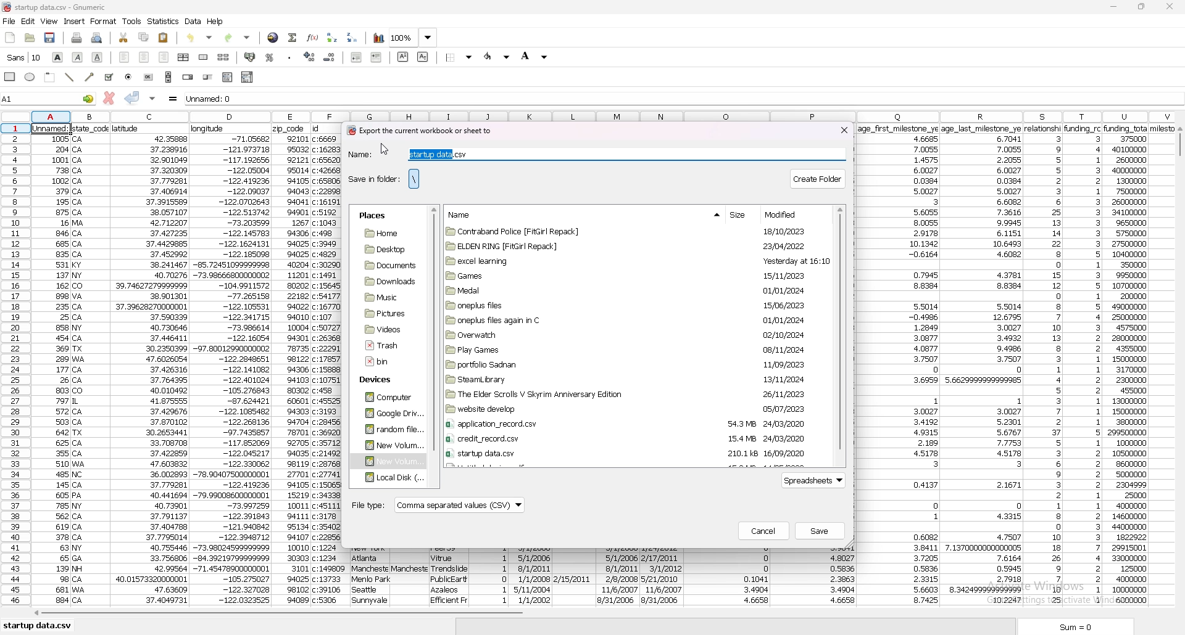  I want to click on frame, so click(51, 76).